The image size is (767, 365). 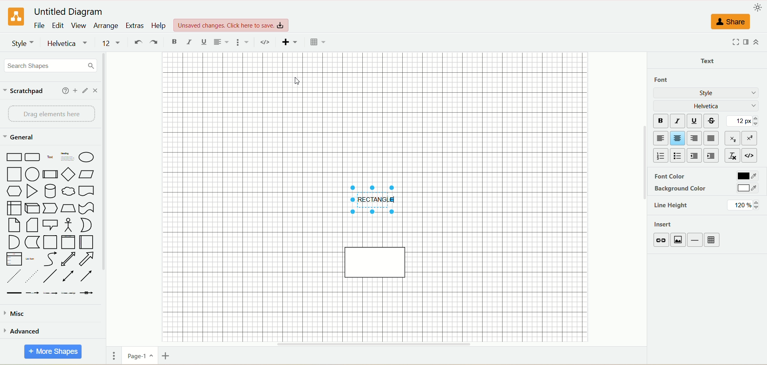 I want to click on tape, so click(x=87, y=208).